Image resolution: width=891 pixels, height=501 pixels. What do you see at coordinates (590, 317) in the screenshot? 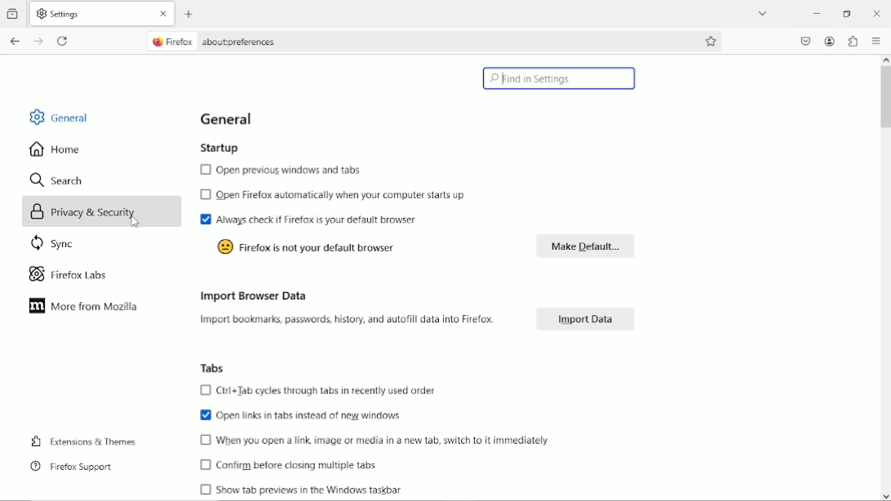
I see `import data` at bounding box center [590, 317].